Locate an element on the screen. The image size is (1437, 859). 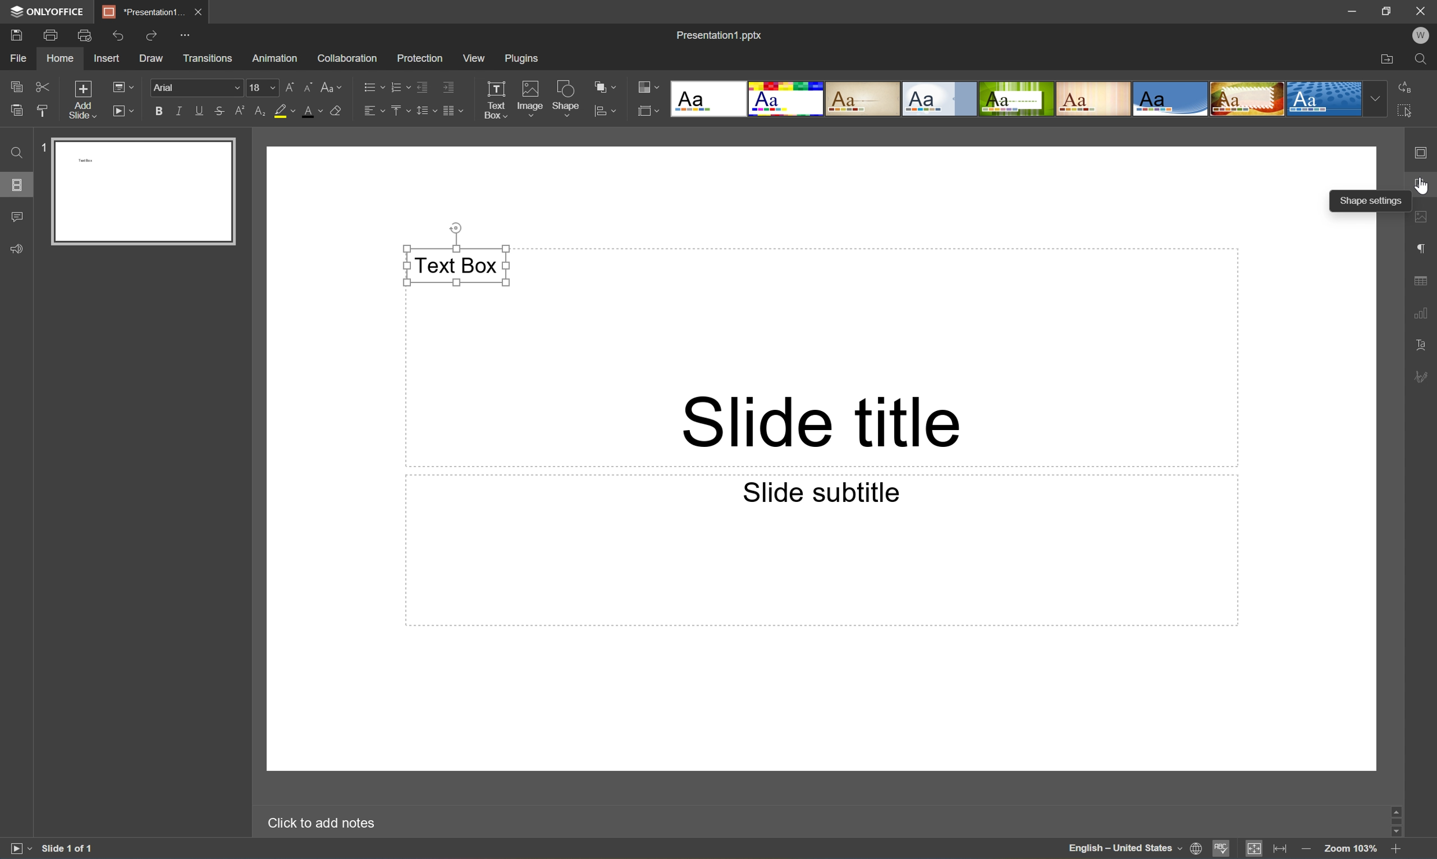
Bold is located at coordinates (156, 112).